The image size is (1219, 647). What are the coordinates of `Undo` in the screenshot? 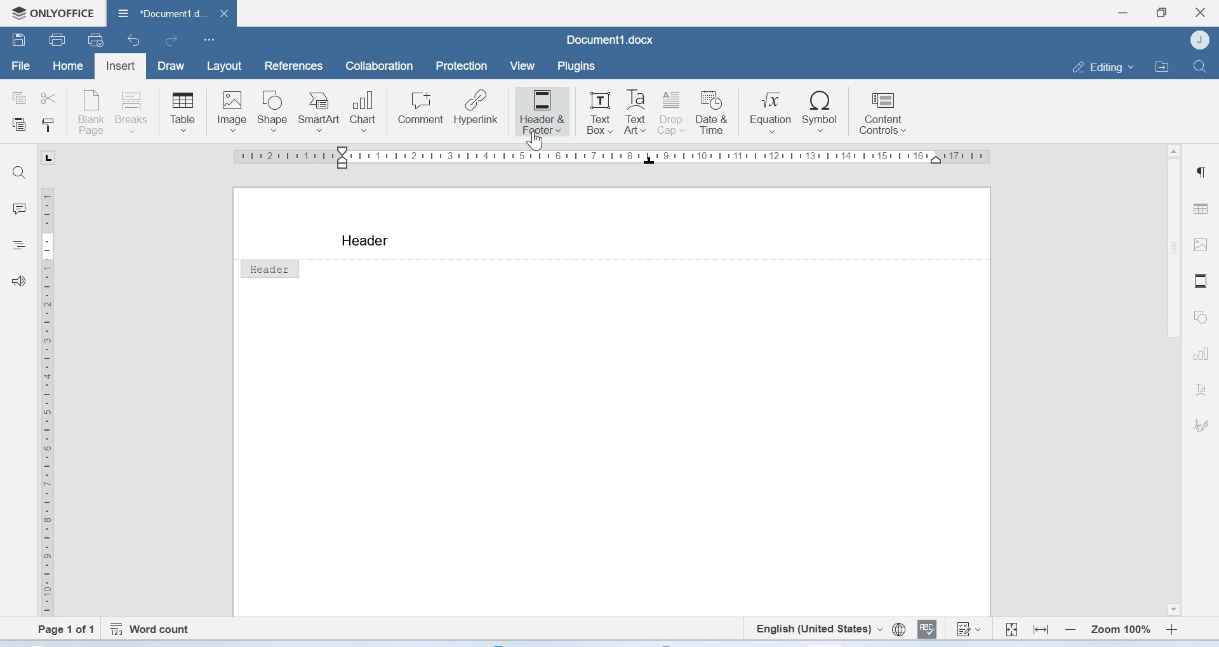 It's located at (135, 41).